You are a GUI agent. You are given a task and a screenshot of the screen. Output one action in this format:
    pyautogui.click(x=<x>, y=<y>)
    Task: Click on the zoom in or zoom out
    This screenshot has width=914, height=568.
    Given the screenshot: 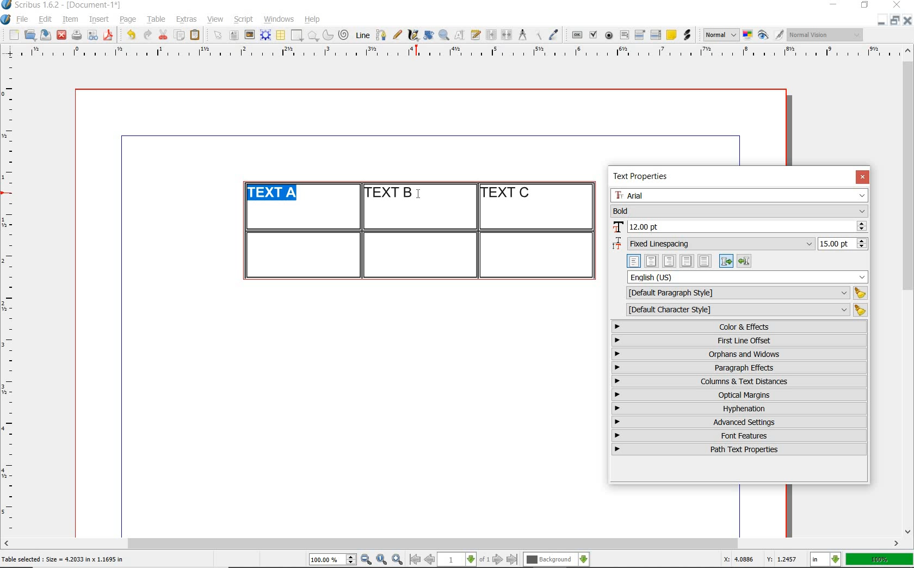 What is the action you would take?
    pyautogui.click(x=444, y=35)
    